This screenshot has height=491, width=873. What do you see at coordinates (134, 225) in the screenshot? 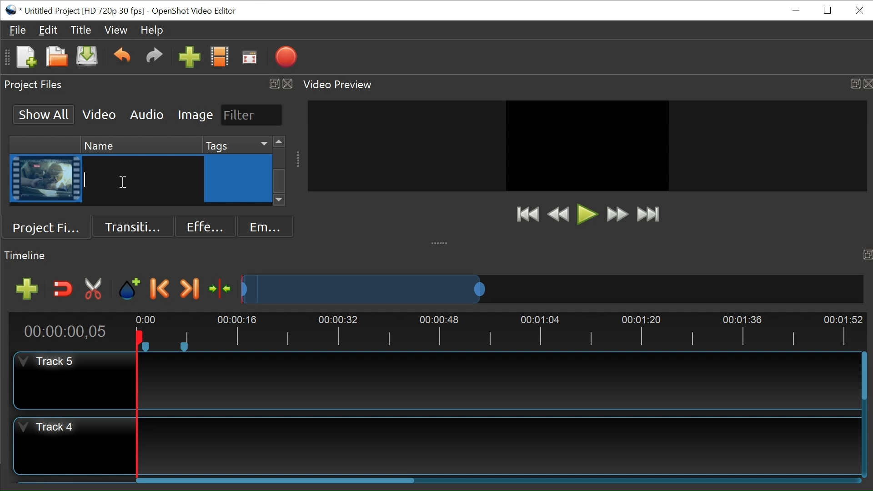
I see `Transition` at bounding box center [134, 225].